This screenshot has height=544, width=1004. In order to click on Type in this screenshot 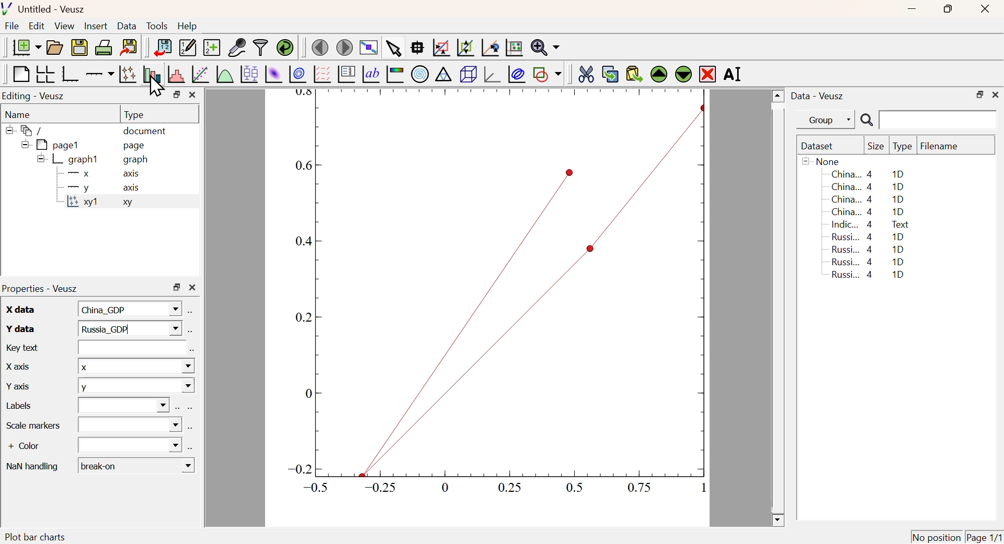, I will do `click(903, 147)`.